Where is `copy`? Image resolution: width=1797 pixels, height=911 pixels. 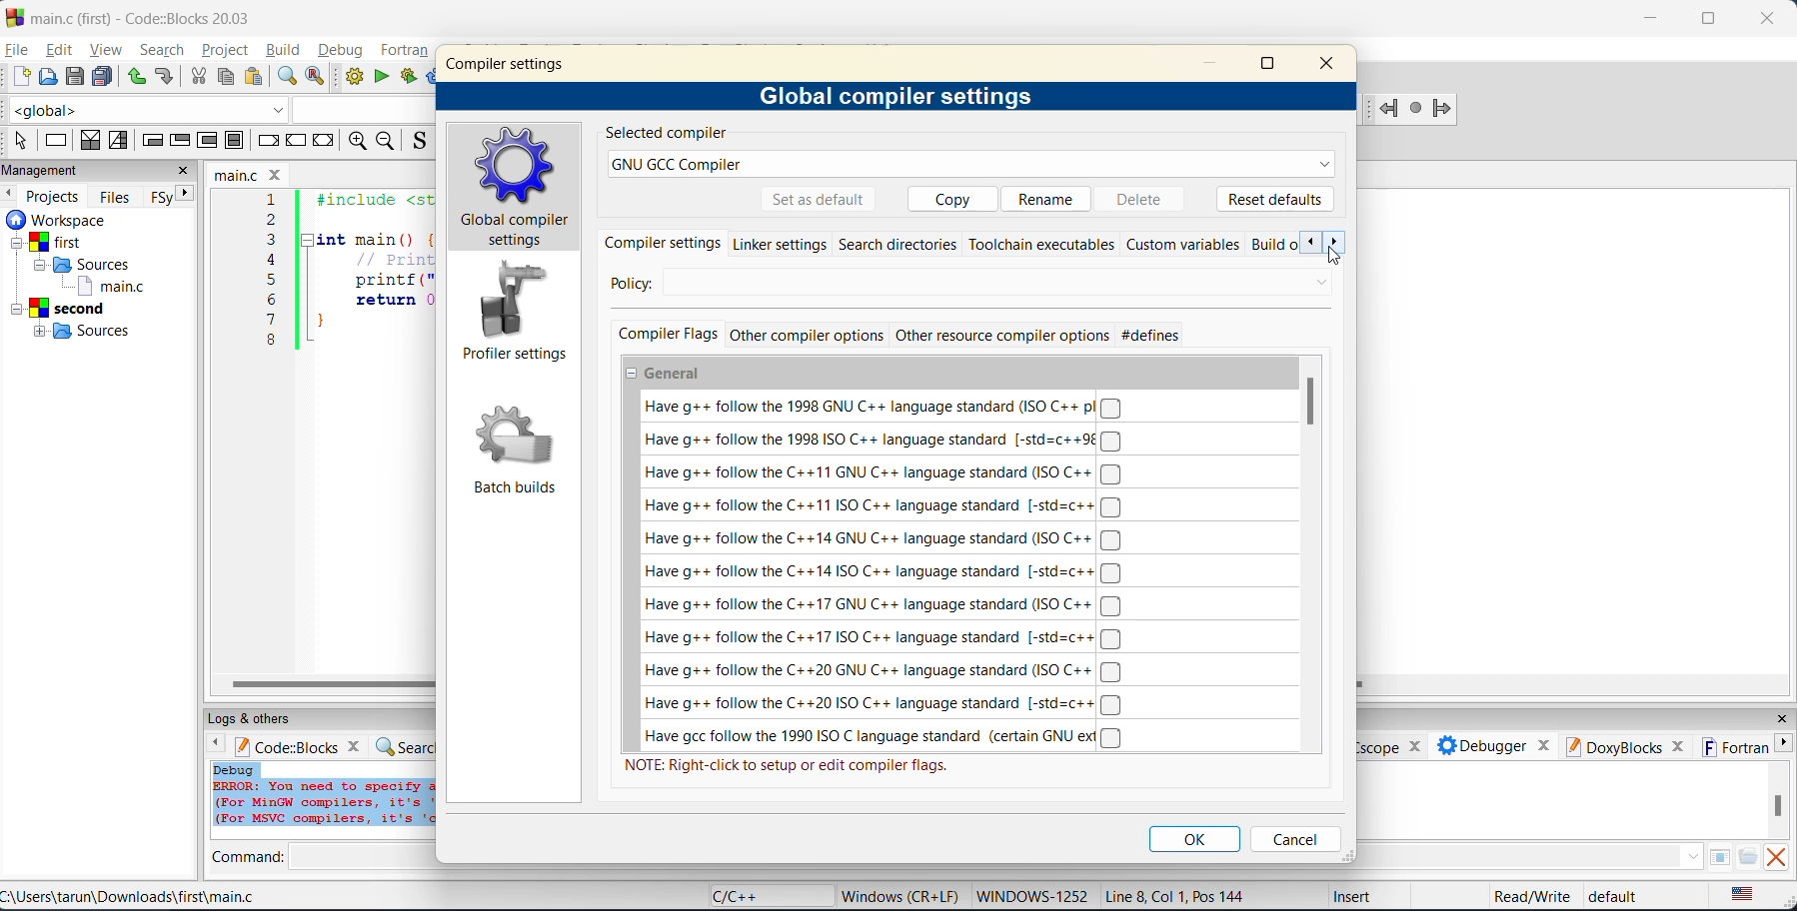
copy is located at coordinates (228, 78).